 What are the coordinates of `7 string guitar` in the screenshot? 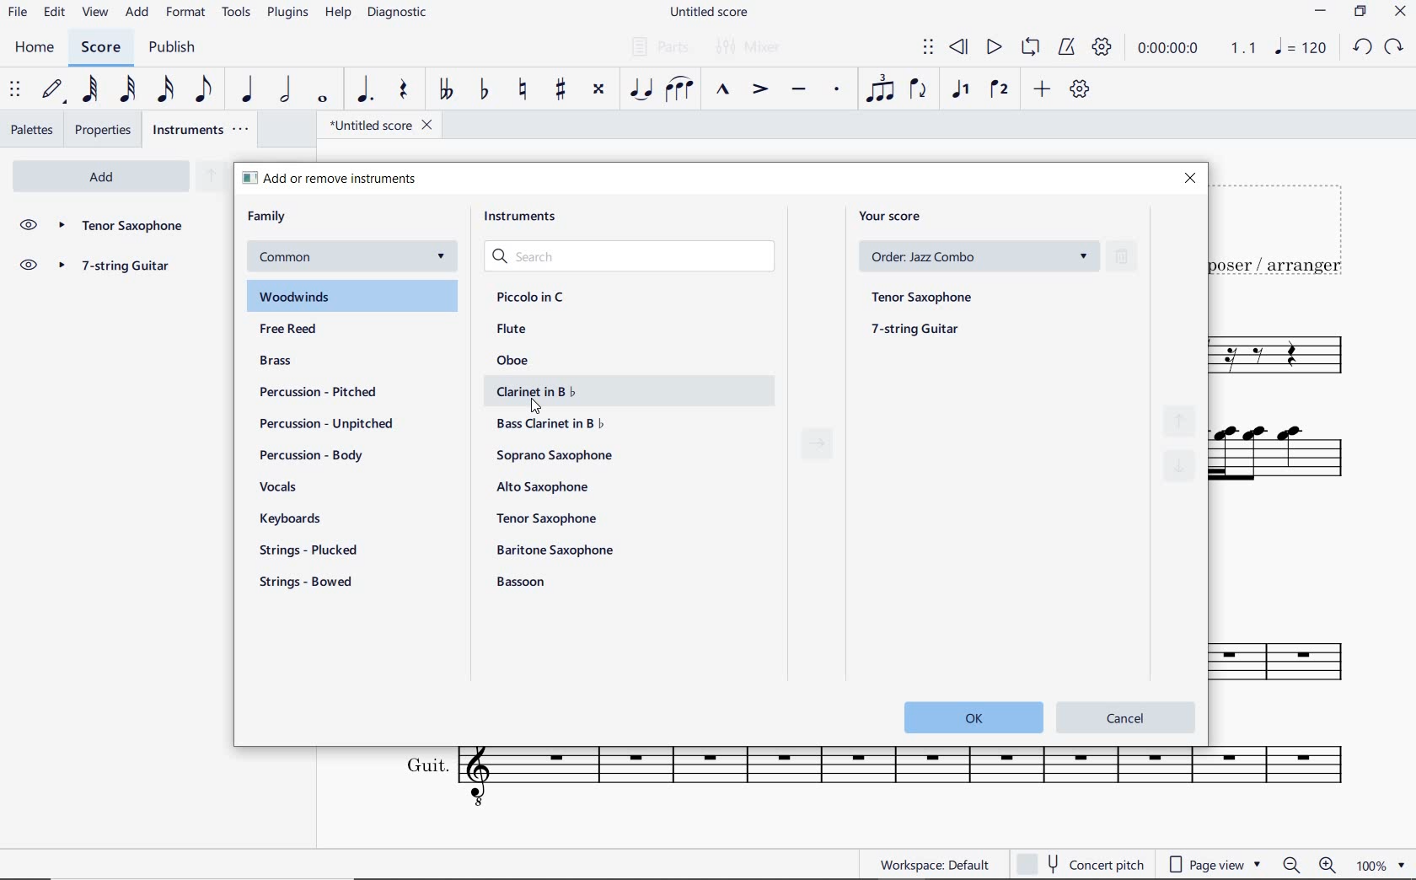 It's located at (121, 268).